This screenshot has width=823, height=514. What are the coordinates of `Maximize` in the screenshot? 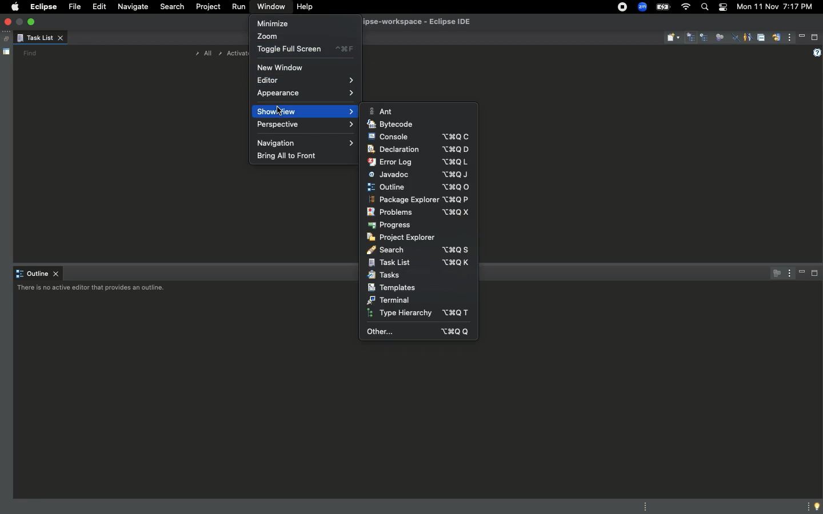 It's located at (815, 37).